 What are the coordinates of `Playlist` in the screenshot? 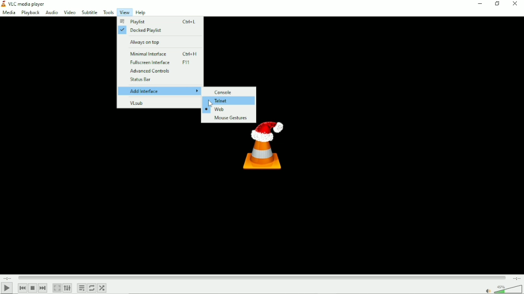 It's located at (158, 21).